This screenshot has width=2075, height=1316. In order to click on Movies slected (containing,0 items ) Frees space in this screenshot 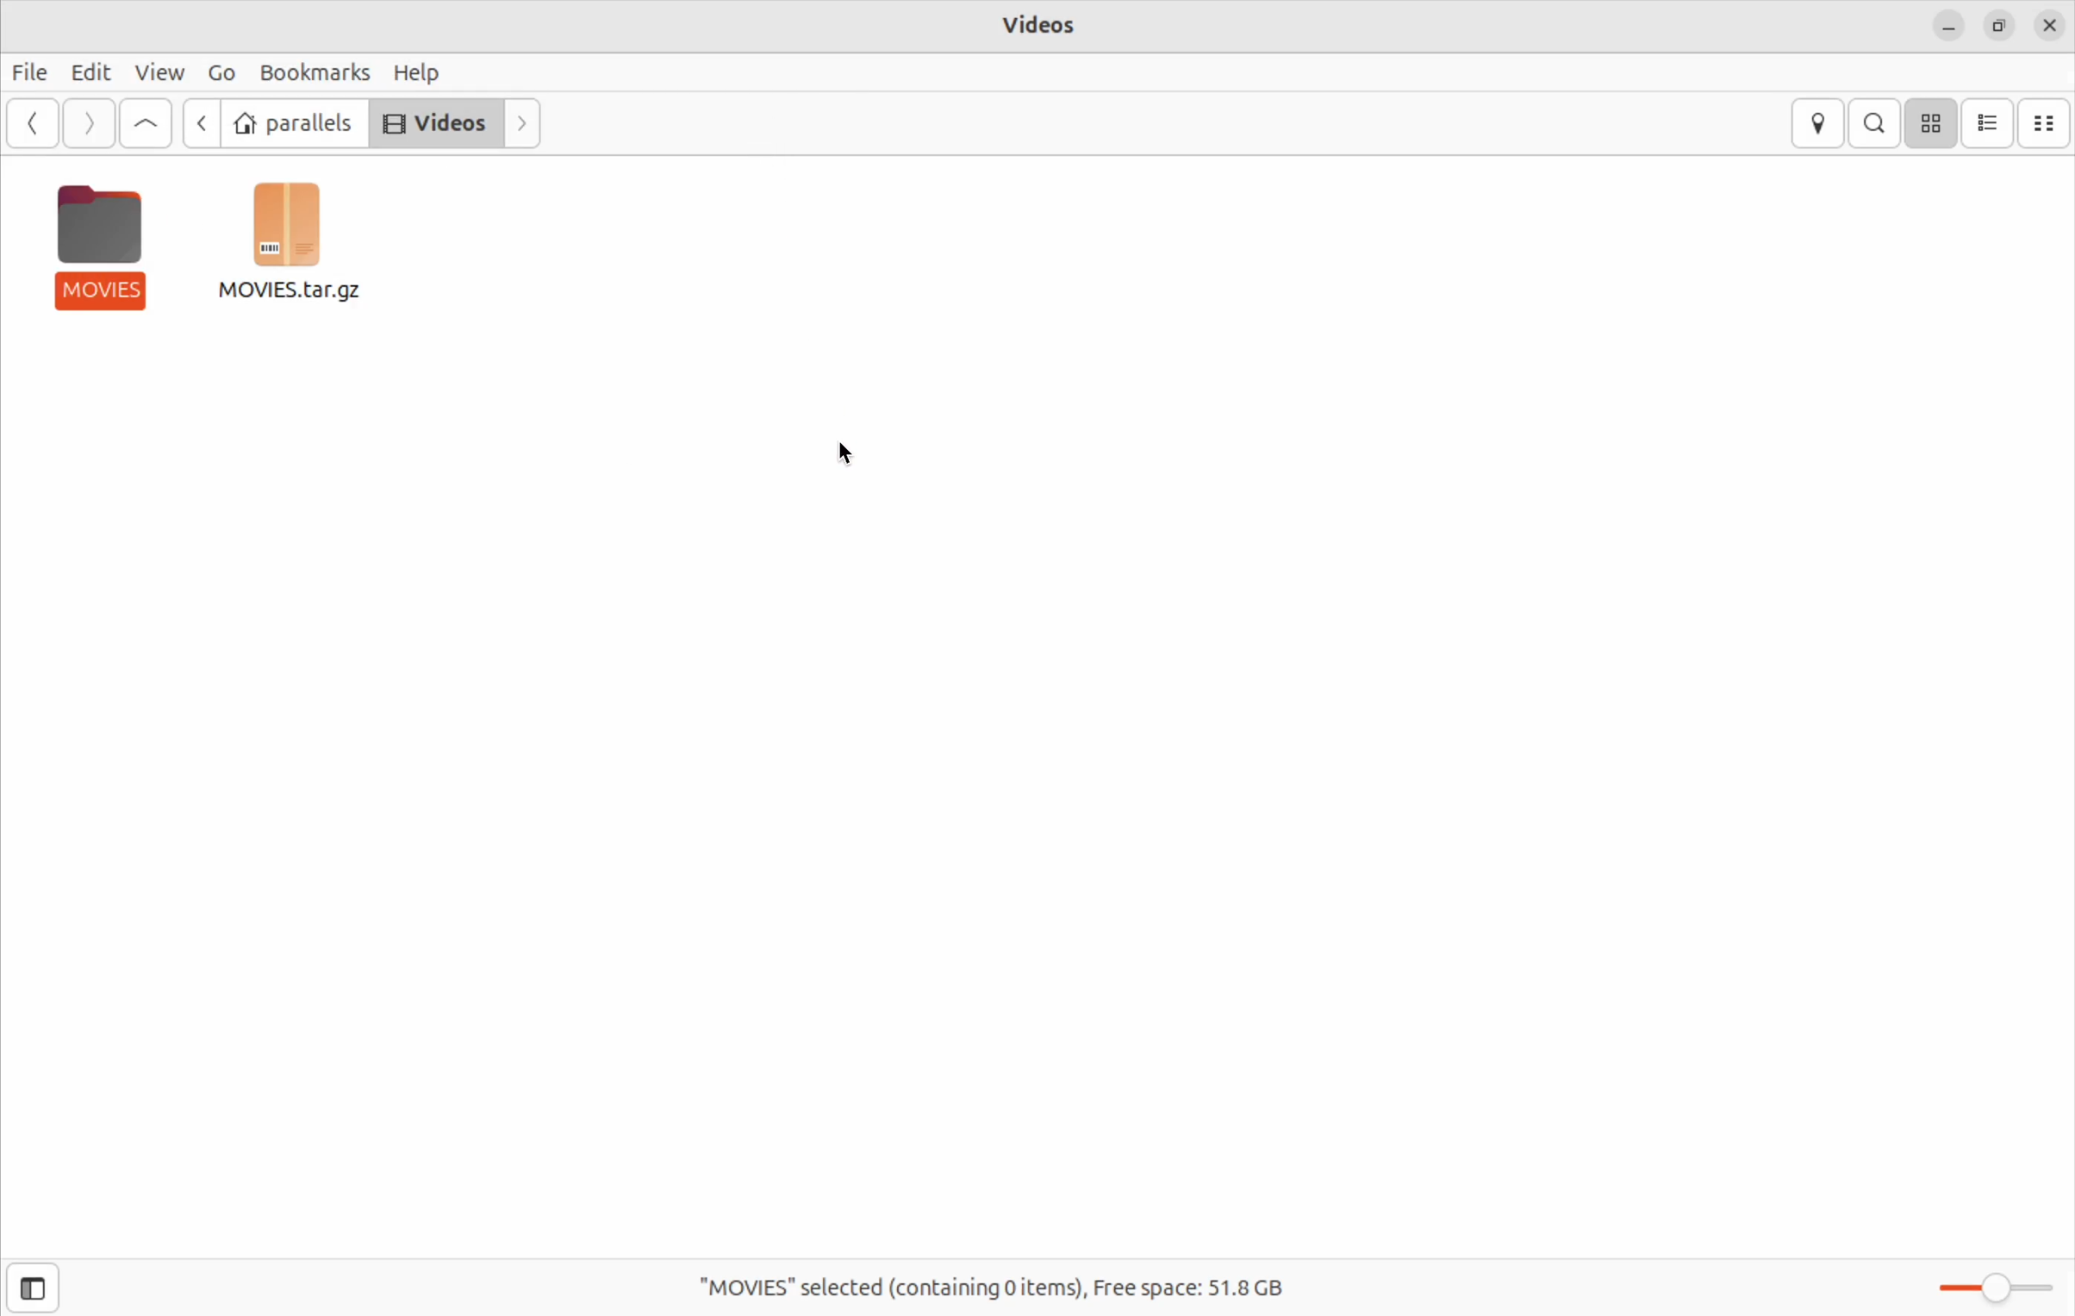, I will do `click(988, 1284)`.